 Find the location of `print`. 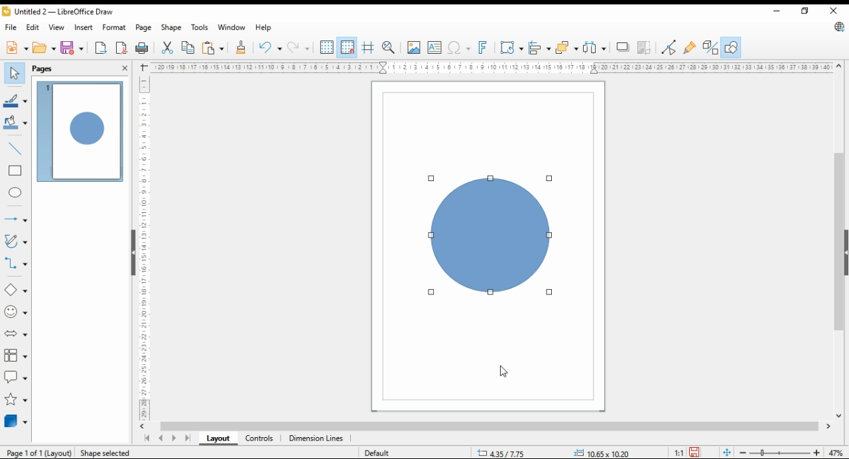

print is located at coordinates (143, 48).